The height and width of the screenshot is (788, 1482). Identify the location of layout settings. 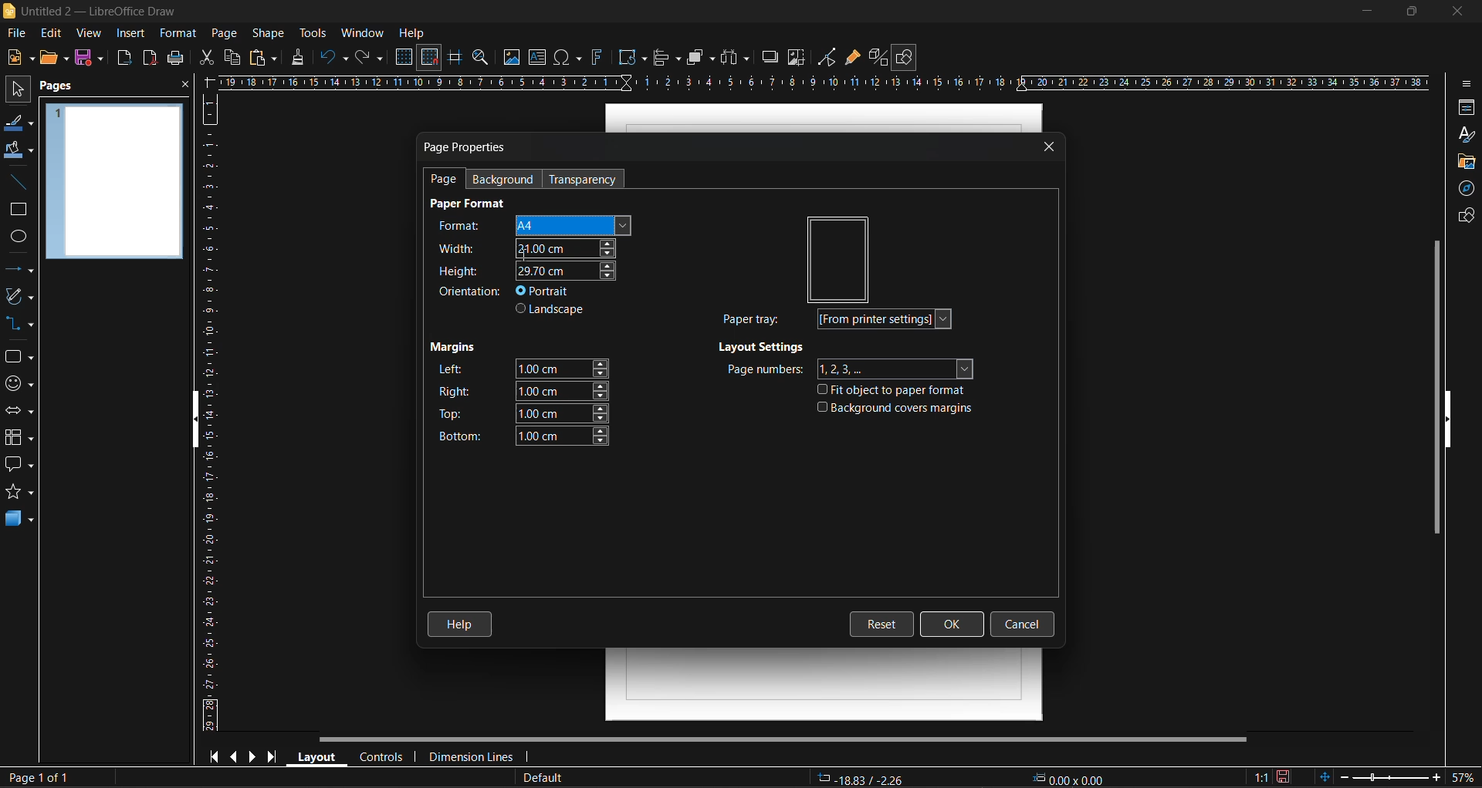
(764, 349).